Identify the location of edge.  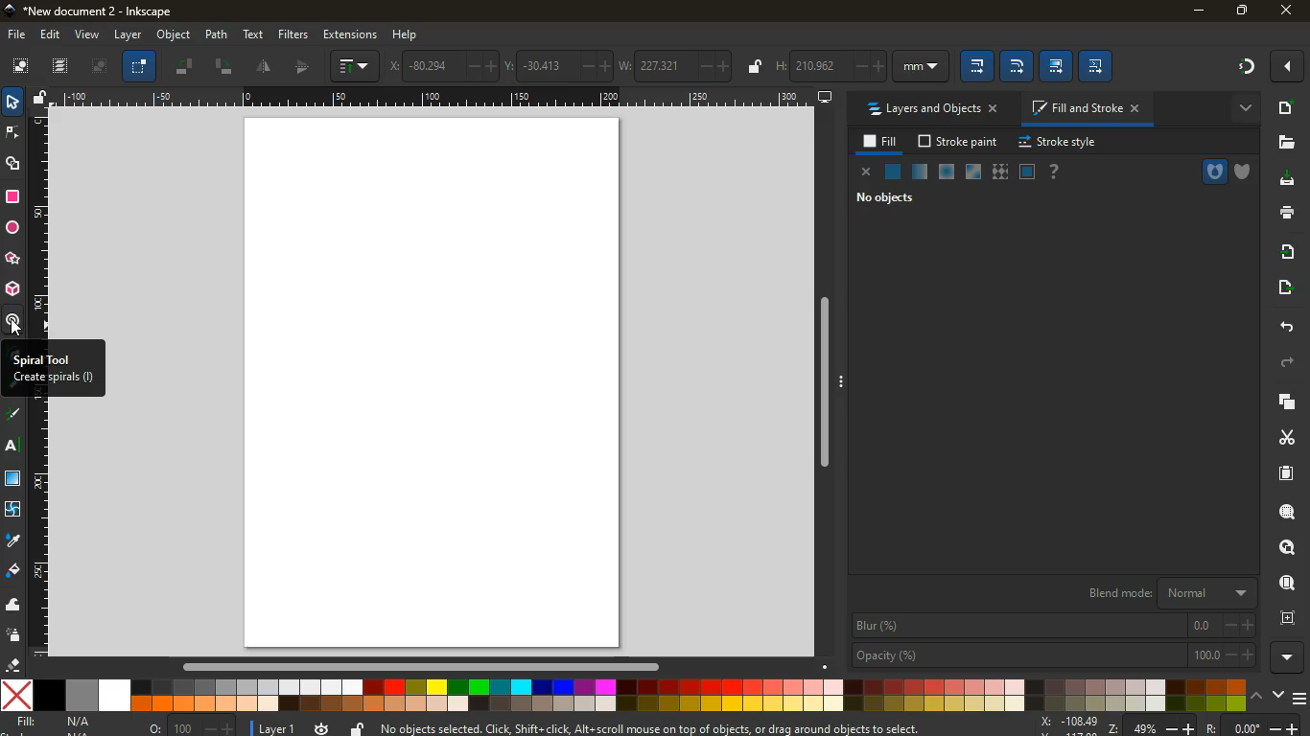
(12, 135).